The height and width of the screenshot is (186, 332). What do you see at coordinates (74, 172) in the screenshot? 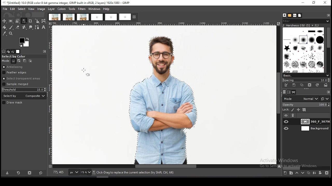
I see `units` at bounding box center [74, 172].